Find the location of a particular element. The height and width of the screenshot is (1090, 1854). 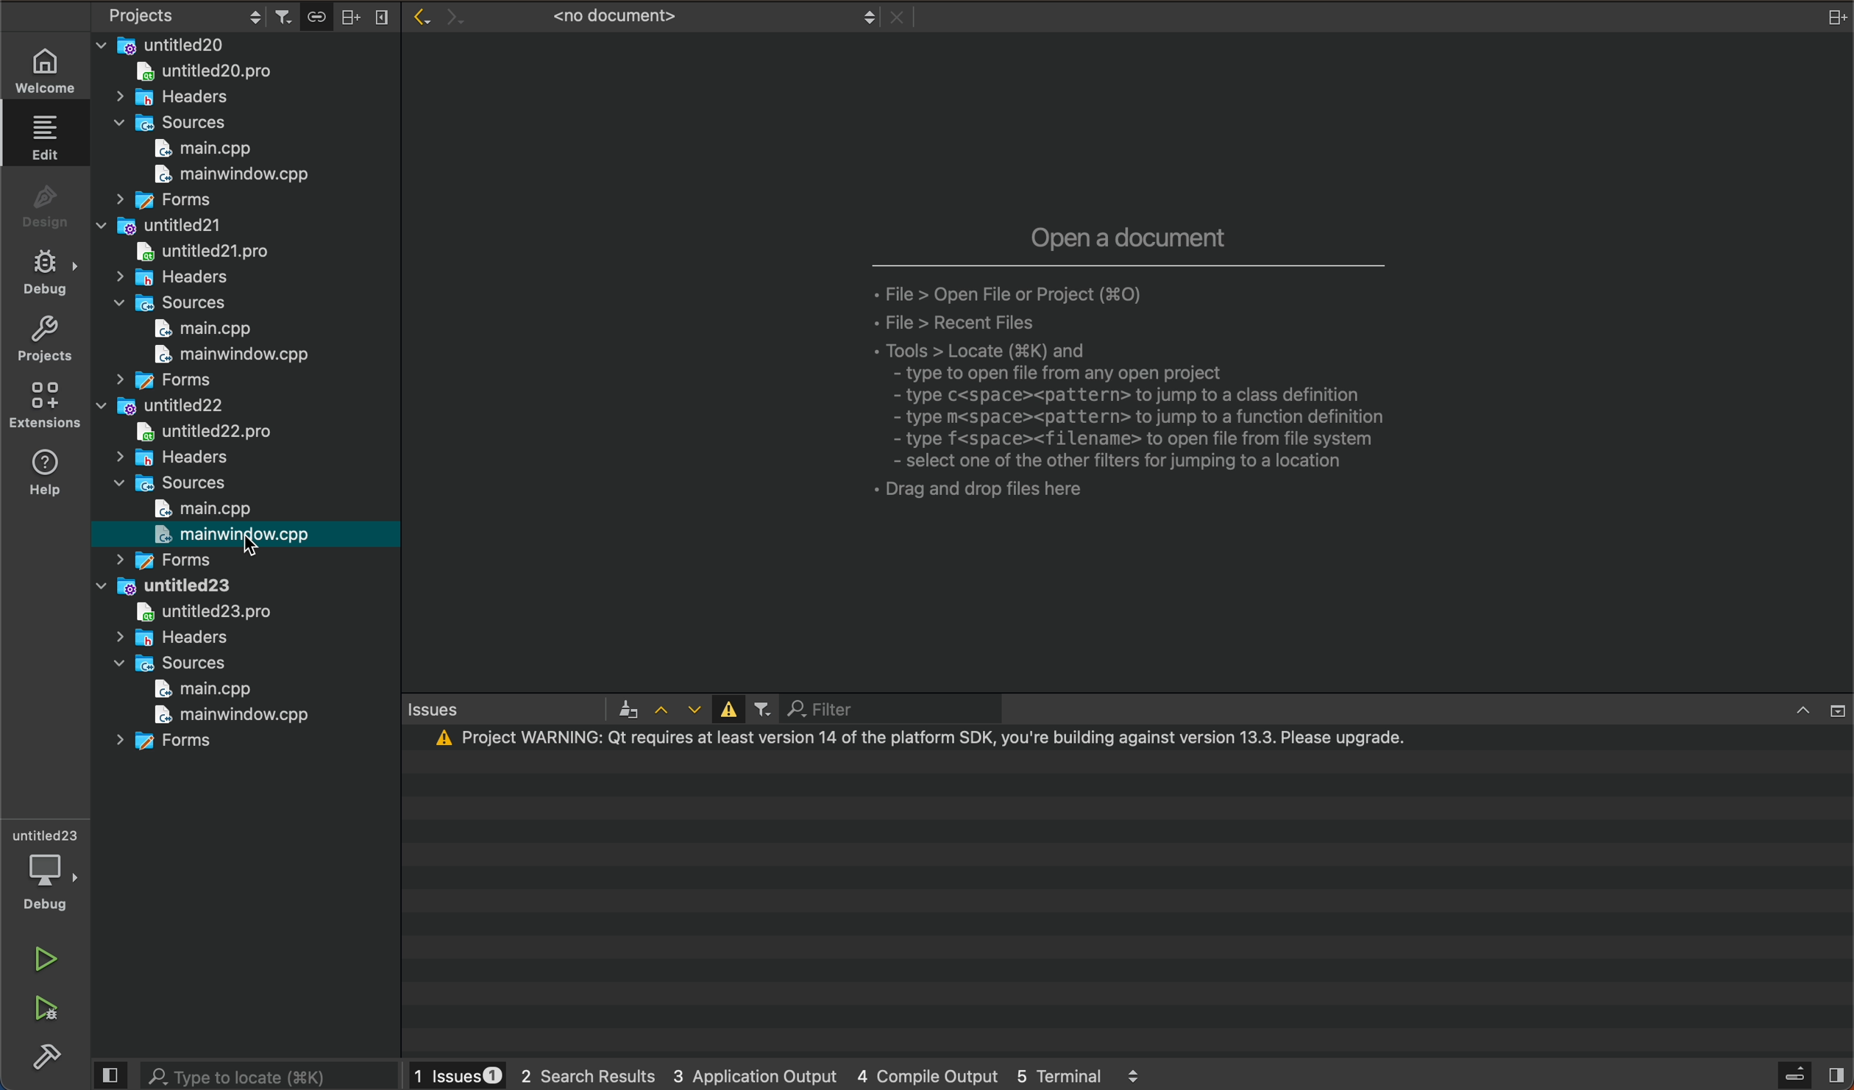

sources is located at coordinates (177, 123).